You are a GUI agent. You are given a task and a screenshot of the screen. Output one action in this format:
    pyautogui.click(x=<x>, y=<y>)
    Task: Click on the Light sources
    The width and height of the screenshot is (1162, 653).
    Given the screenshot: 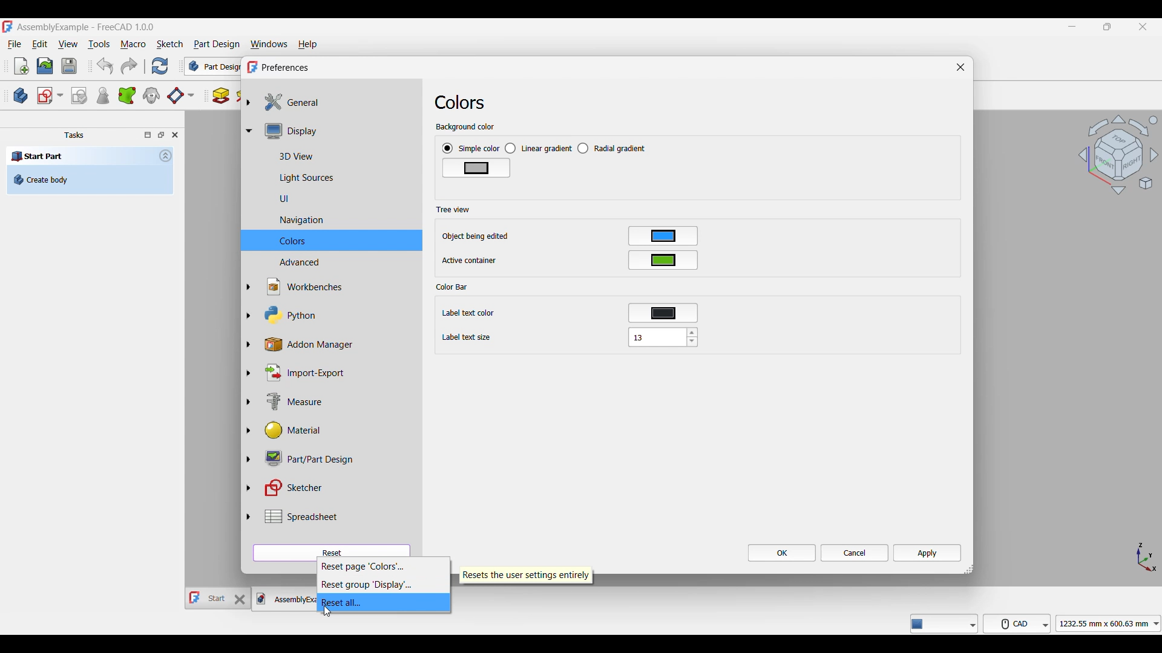 What is the action you would take?
    pyautogui.click(x=292, y=177)
    